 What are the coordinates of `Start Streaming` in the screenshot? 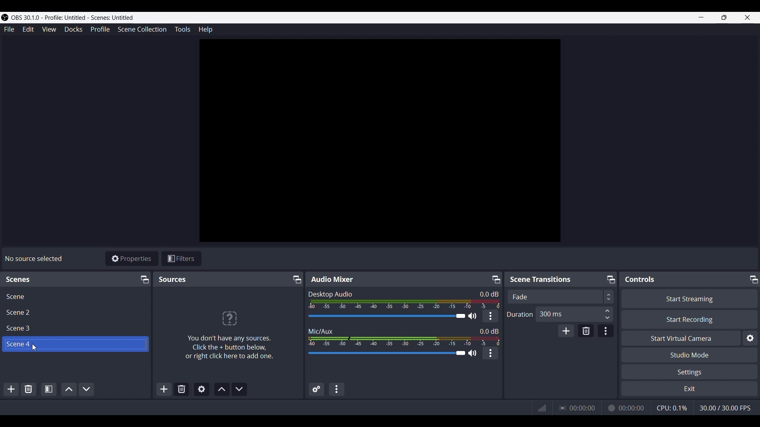 It's located at (689, 299).